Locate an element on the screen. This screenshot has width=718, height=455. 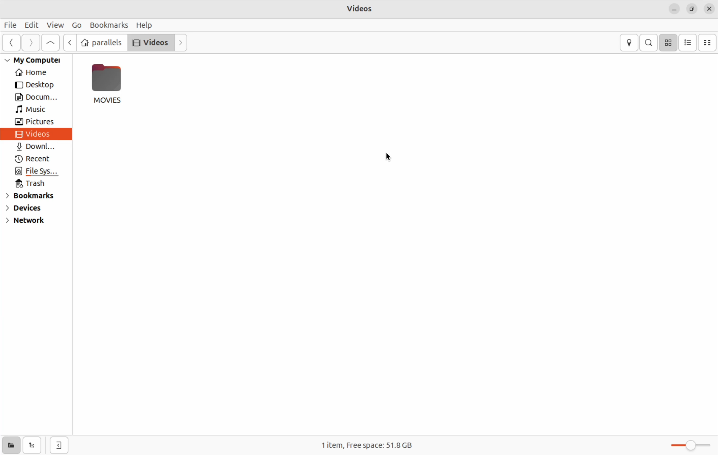
Documents is located at coordinates (38, 98).